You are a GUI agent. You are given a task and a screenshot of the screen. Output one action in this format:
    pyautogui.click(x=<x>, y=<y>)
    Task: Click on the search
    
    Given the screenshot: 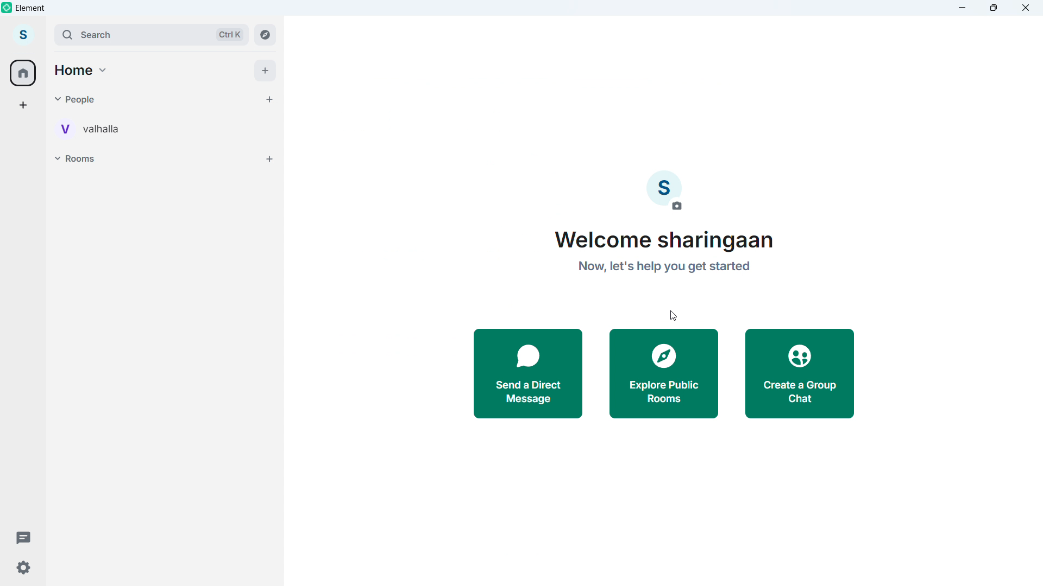 What is the action you would take?
    pyautogui.click(x=149, y=34)
    